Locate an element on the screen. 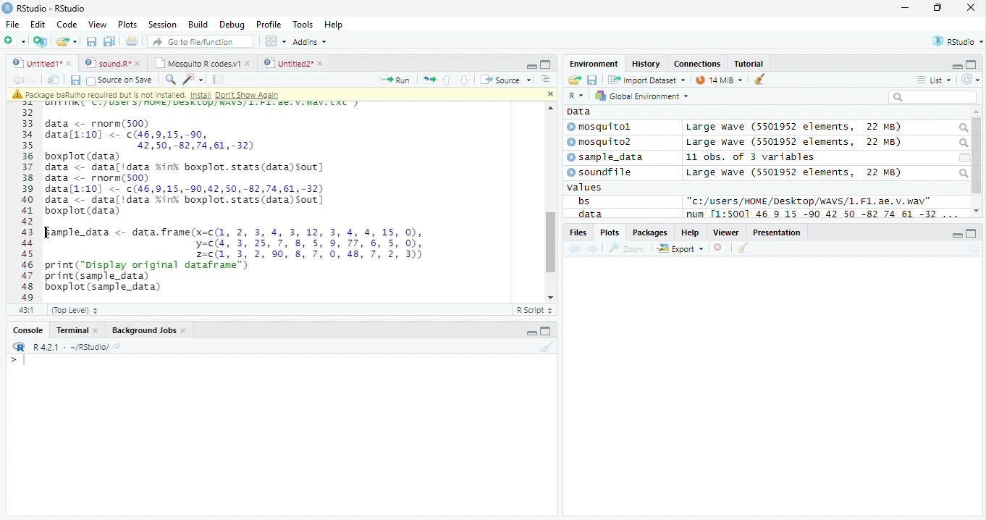 This screenshot has width=986, height=520. RStudio is located at coordinates (956, 41).